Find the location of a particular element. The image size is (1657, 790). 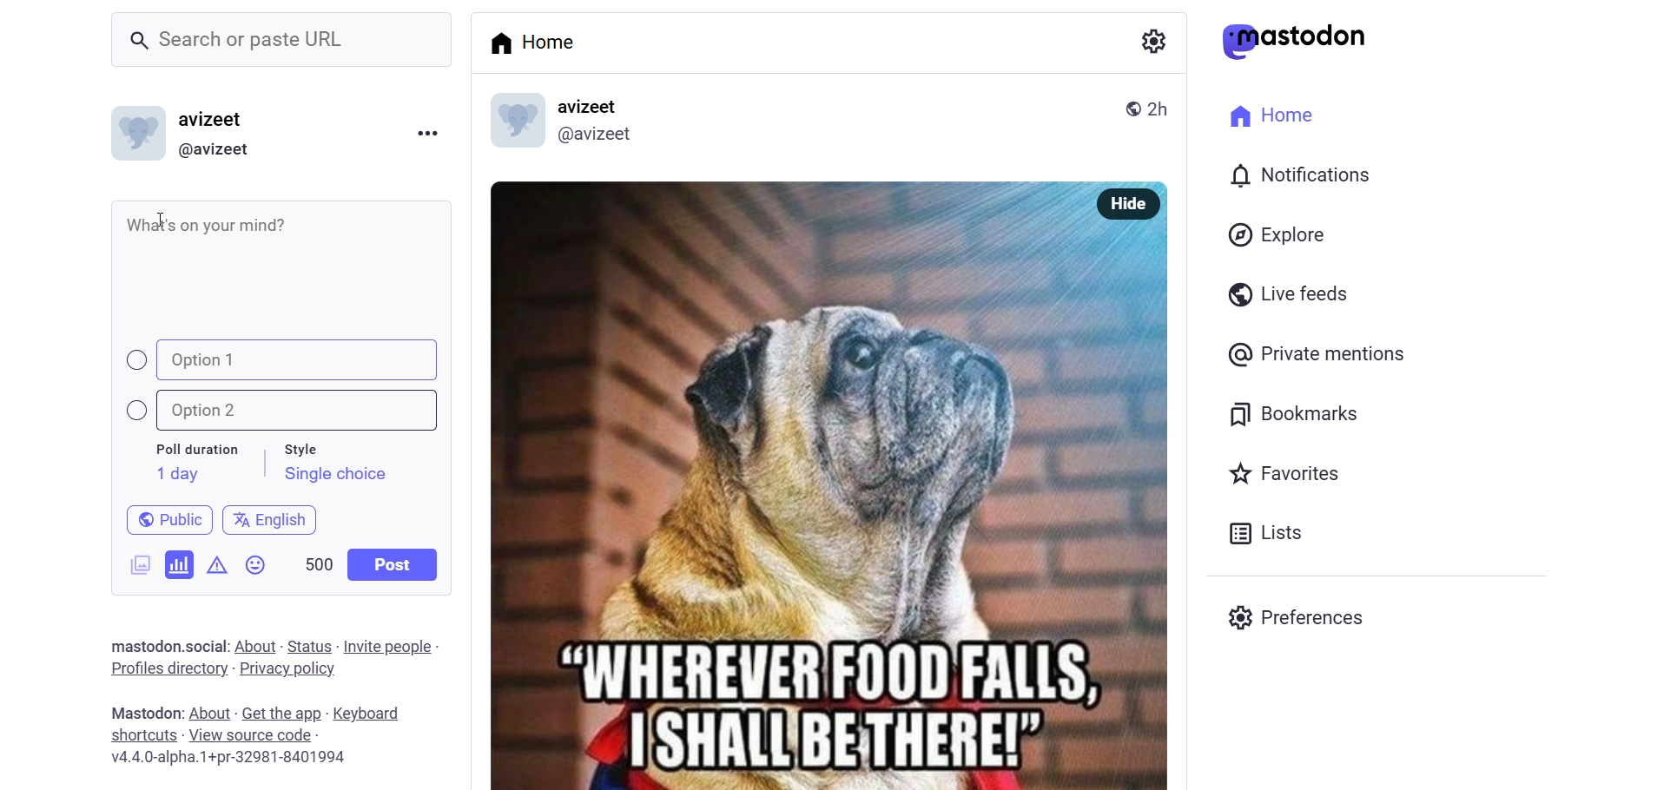

version is located at coordinates (230, 760).